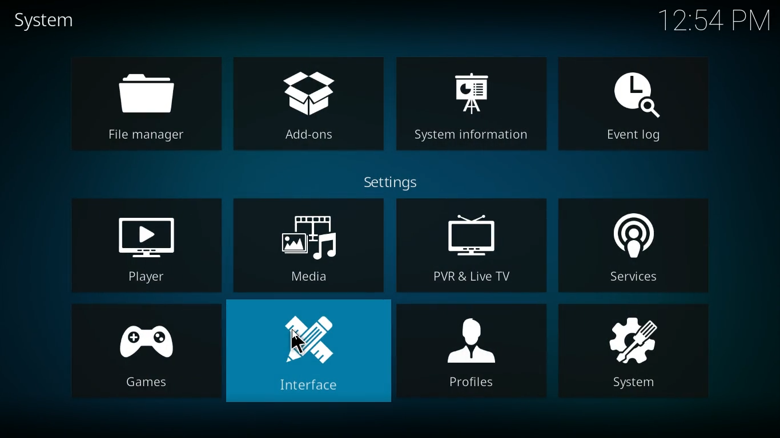 Image resolution: width=780 pixels, height=438 pixels. What do you see at coordinates (309, 246) in the screenshot?
I see `media` at bounding box center [309, 246].